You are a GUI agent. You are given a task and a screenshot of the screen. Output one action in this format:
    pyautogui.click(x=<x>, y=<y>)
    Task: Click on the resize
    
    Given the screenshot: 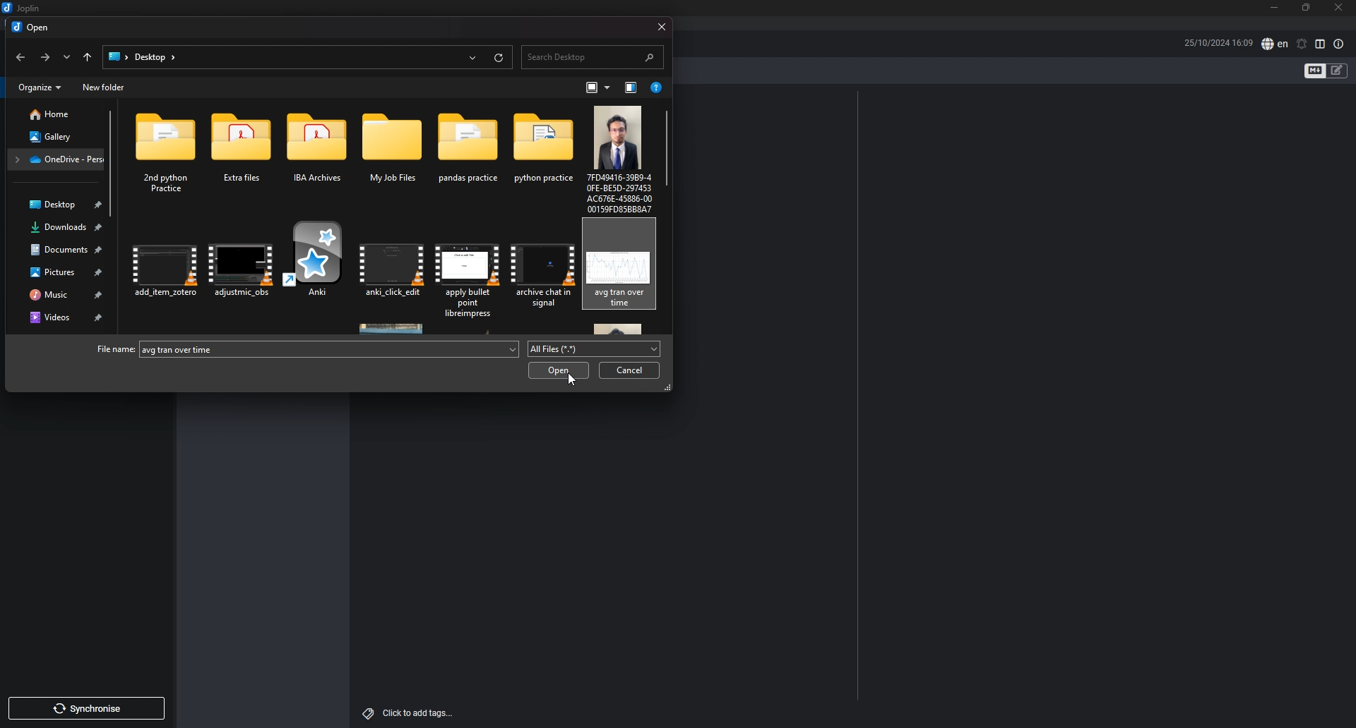 What is the action you would take?
    pyautogui.click(x=1307, y=8)
    